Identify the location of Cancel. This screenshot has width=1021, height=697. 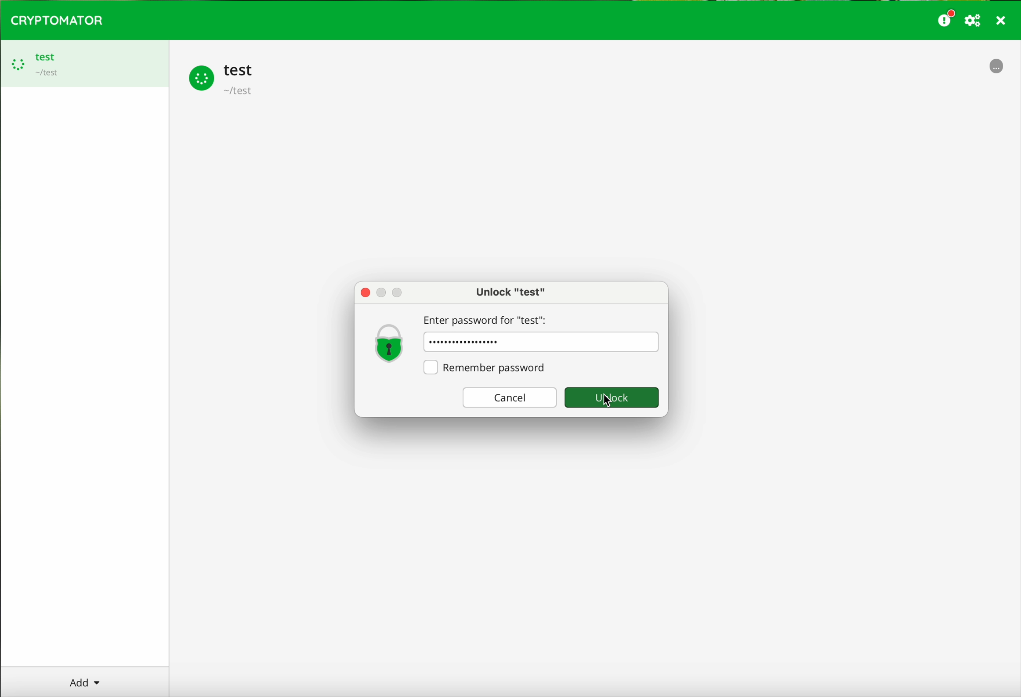
(506, 398).